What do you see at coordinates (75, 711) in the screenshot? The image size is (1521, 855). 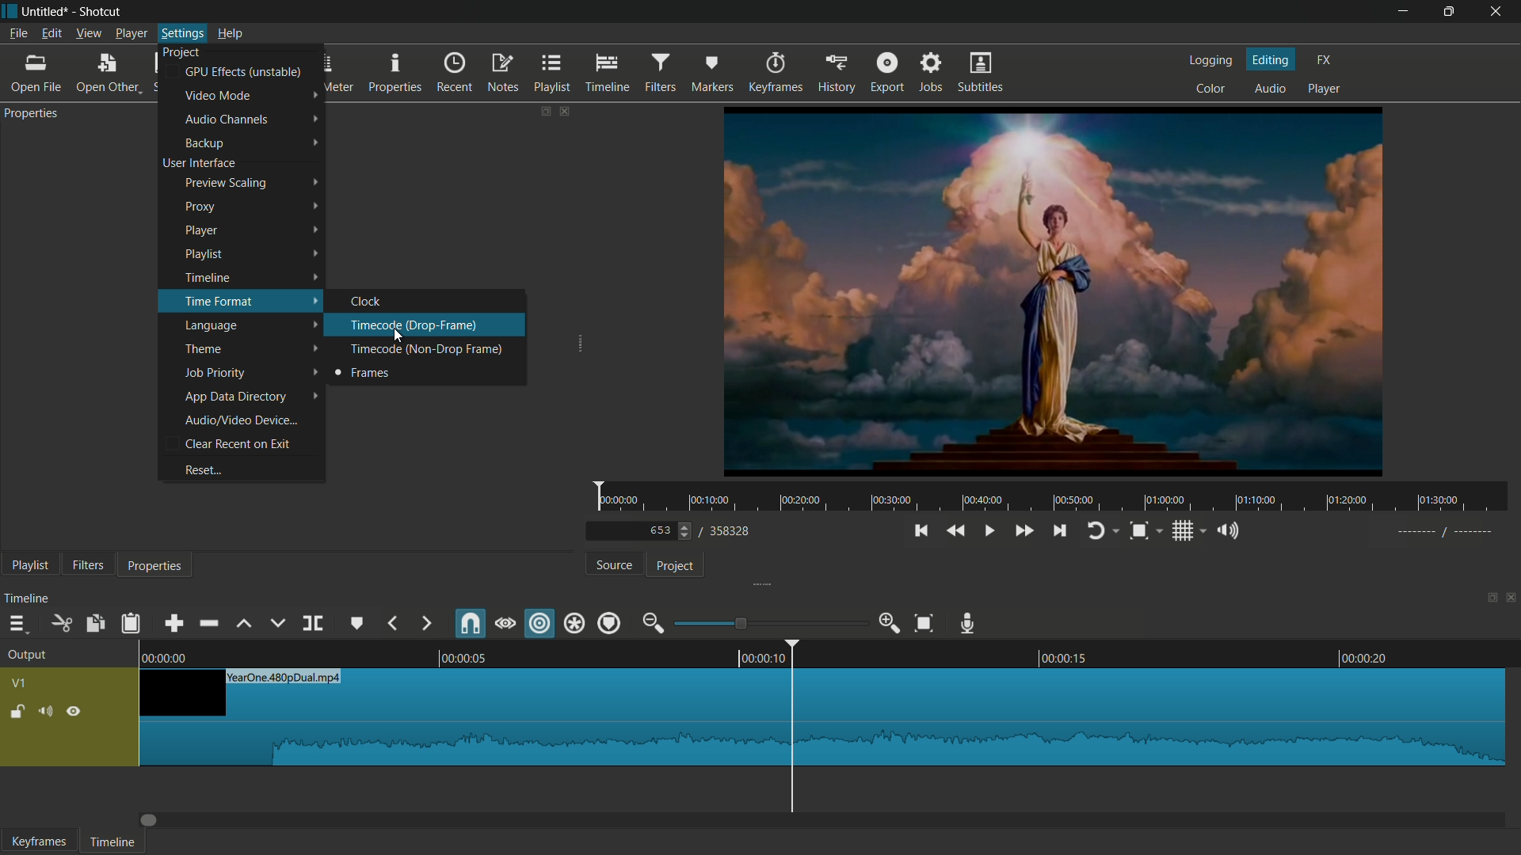 I see `hide` at bounding box center [75, 711].